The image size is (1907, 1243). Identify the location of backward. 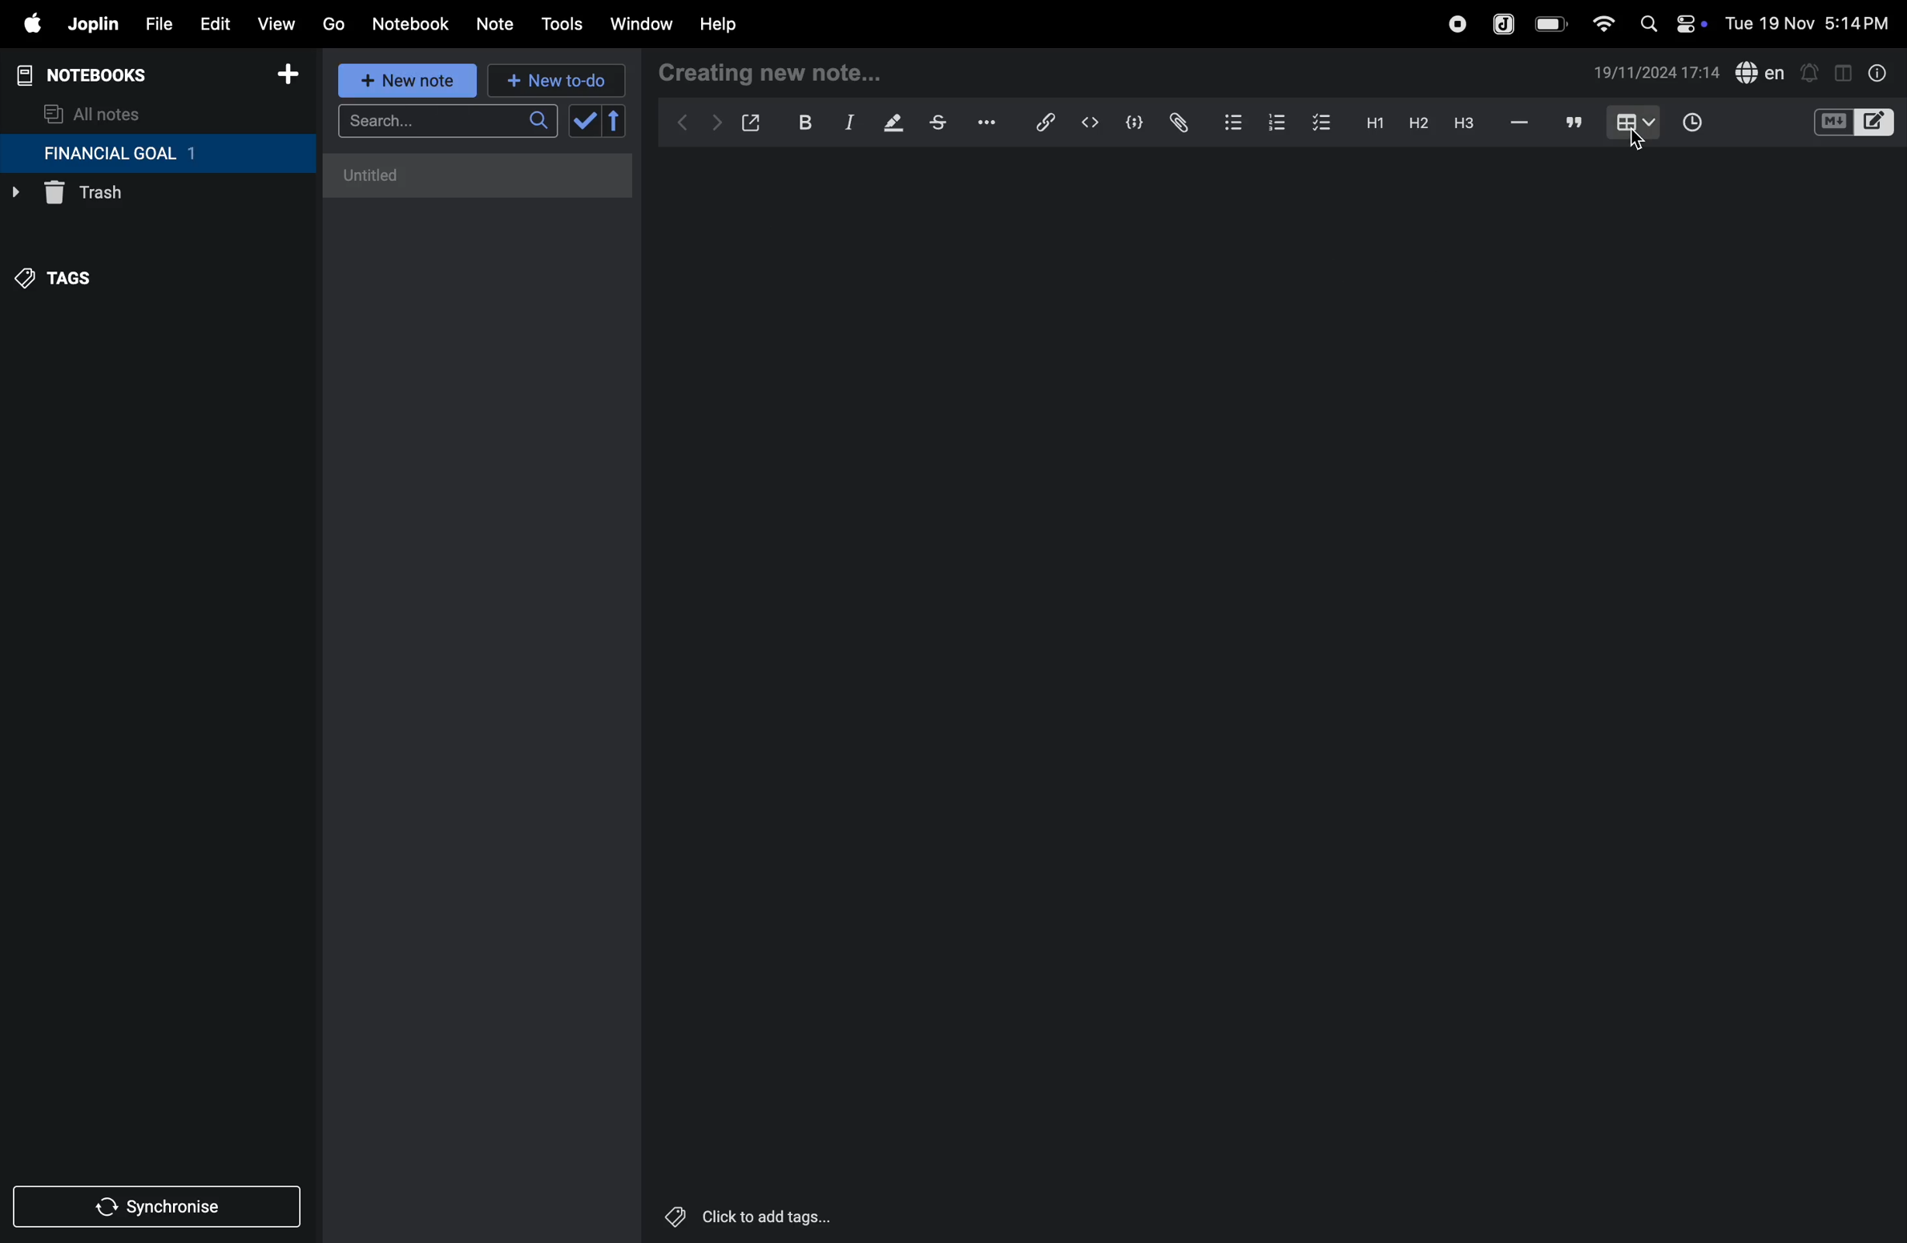
(677, 124).